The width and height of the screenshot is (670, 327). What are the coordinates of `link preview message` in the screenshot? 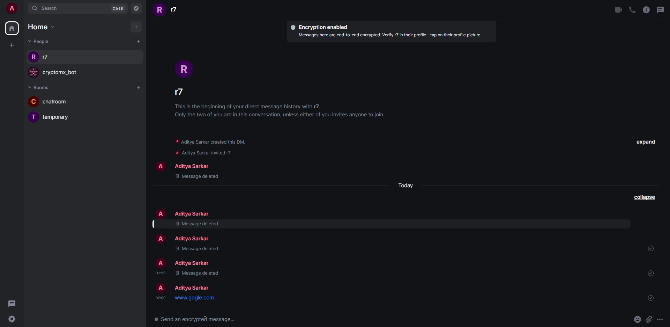 It's located at (196, 298).